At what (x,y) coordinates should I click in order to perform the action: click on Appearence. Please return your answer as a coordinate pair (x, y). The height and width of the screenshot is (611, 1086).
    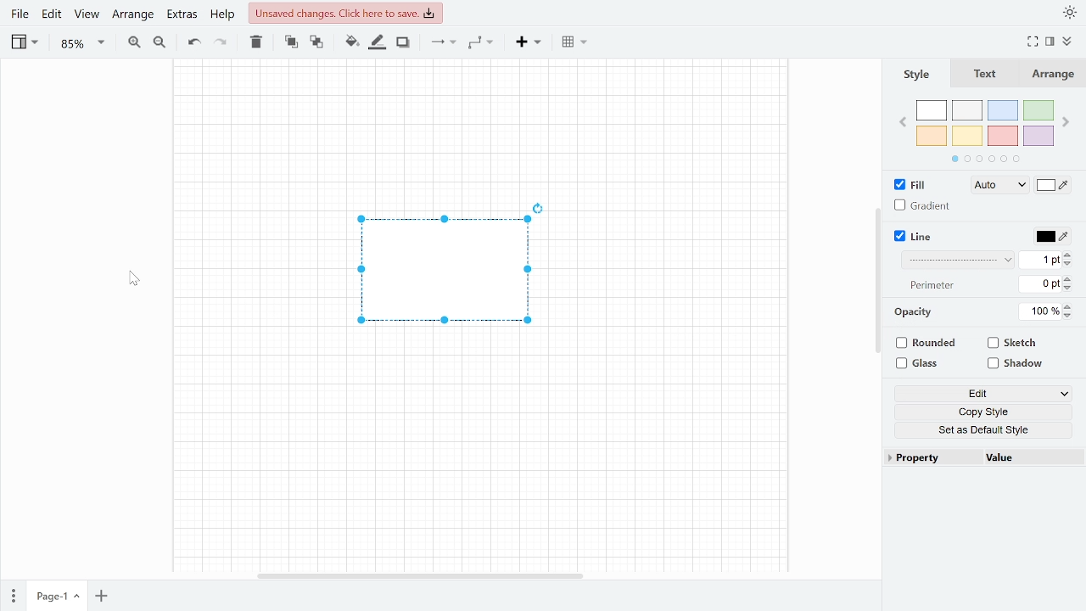
    Looking at the image, I should click on (1071, 11).